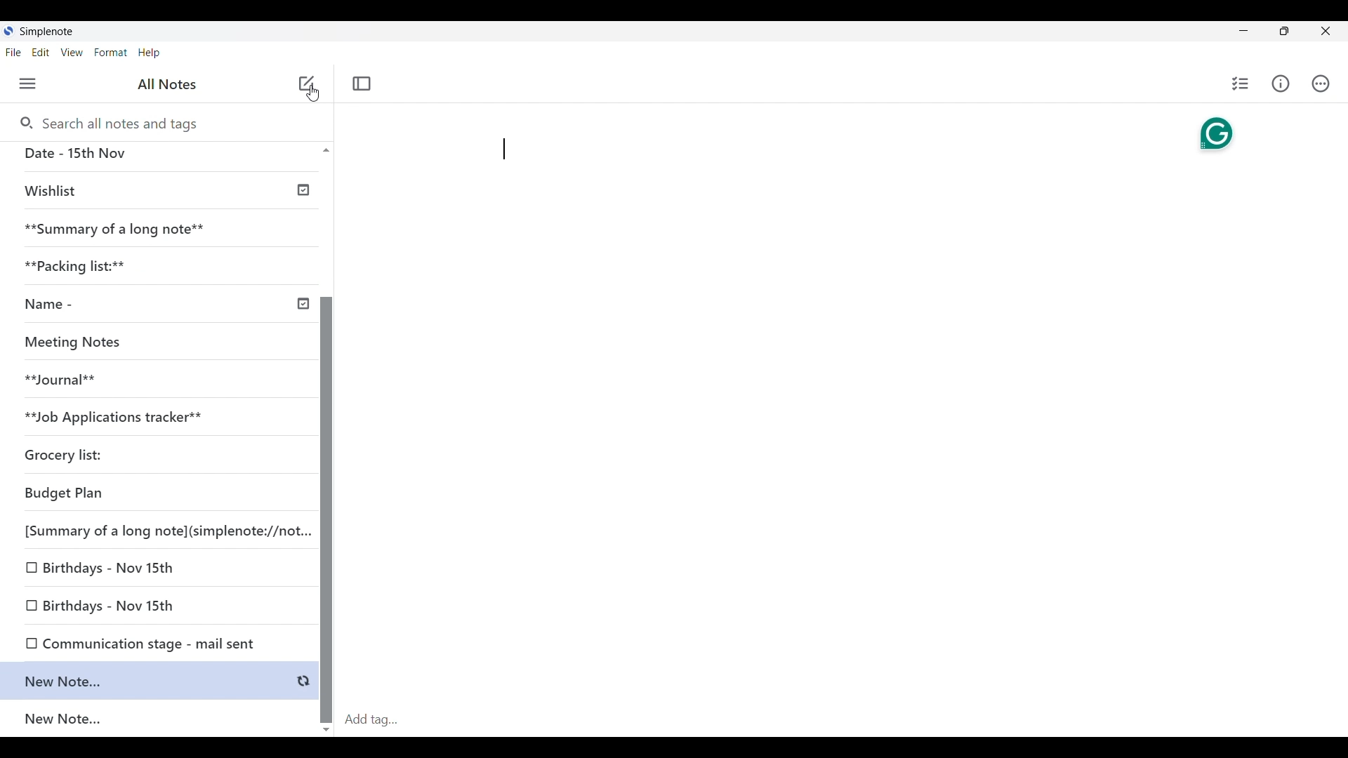 Image resolution: width=1348 pixels, height=758 pixels. I want to click on Resize, so click(1280, 32).